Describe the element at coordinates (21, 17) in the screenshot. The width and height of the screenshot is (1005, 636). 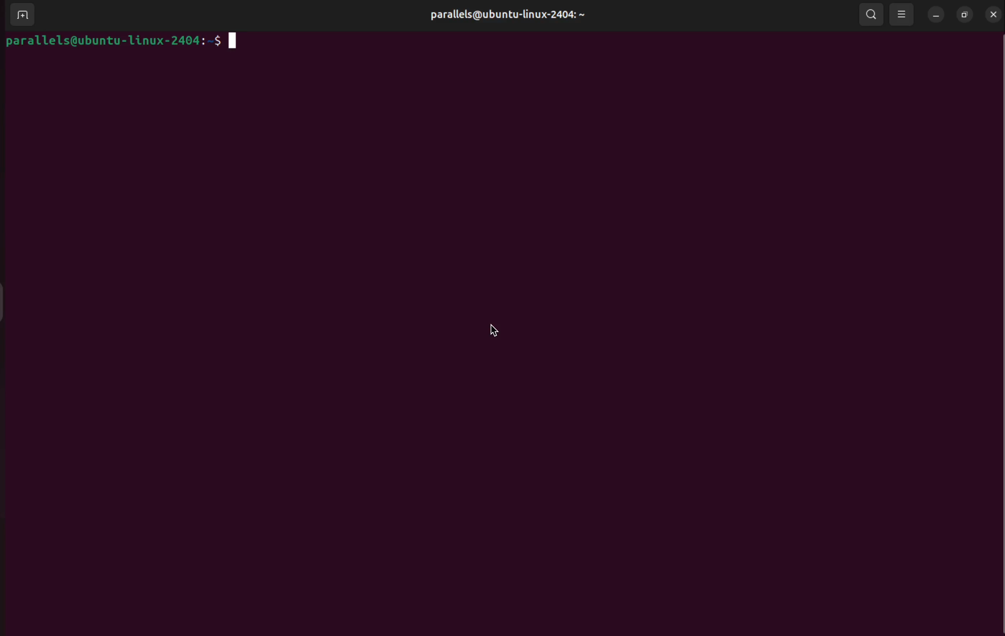
I see `add terminal` at that location.